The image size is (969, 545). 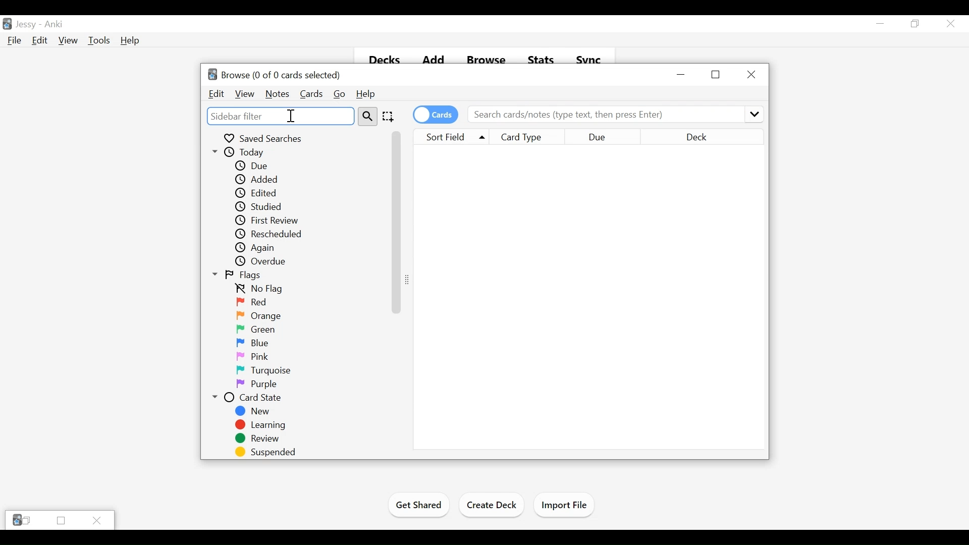 What do you see at coordinates (449, 136) in the screenshot?
I see `Sort Field` at bounding box center [449, 136].